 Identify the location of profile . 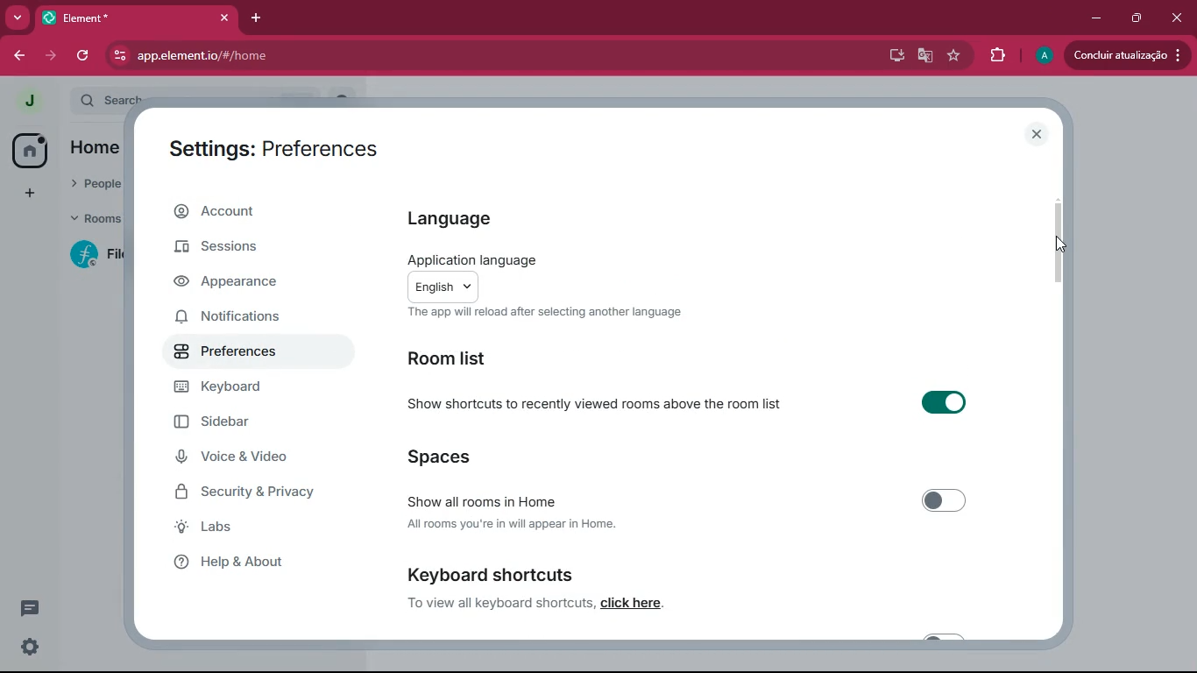
(1039, 56).